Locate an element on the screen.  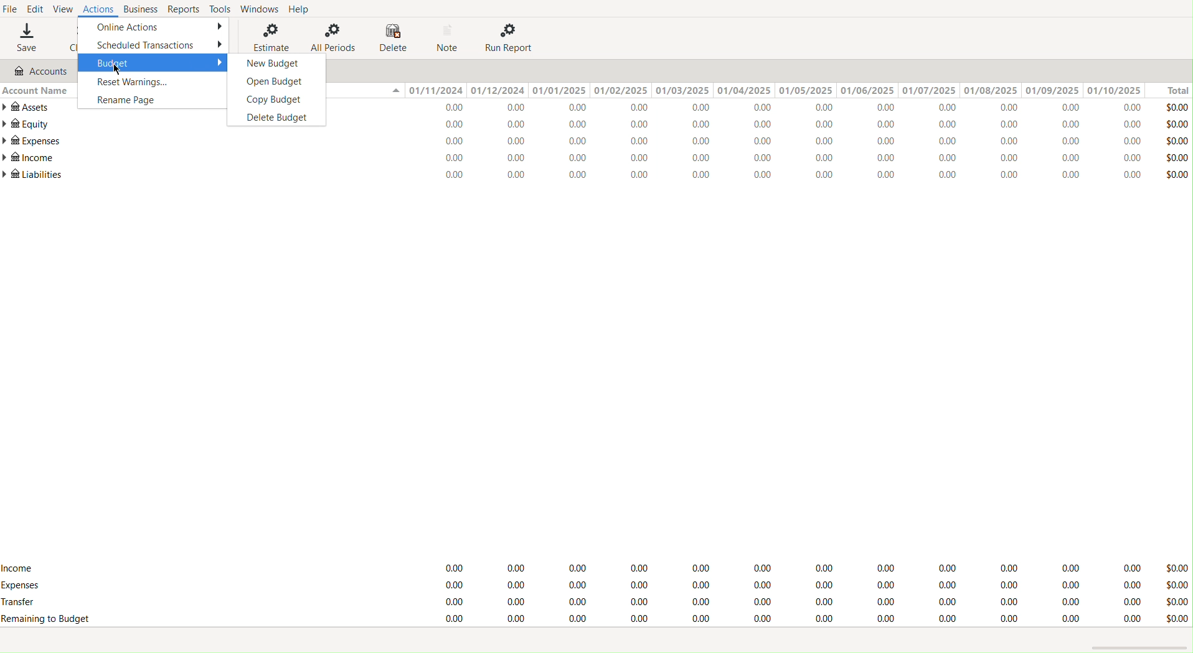
File is located at coordinates (11, 9).